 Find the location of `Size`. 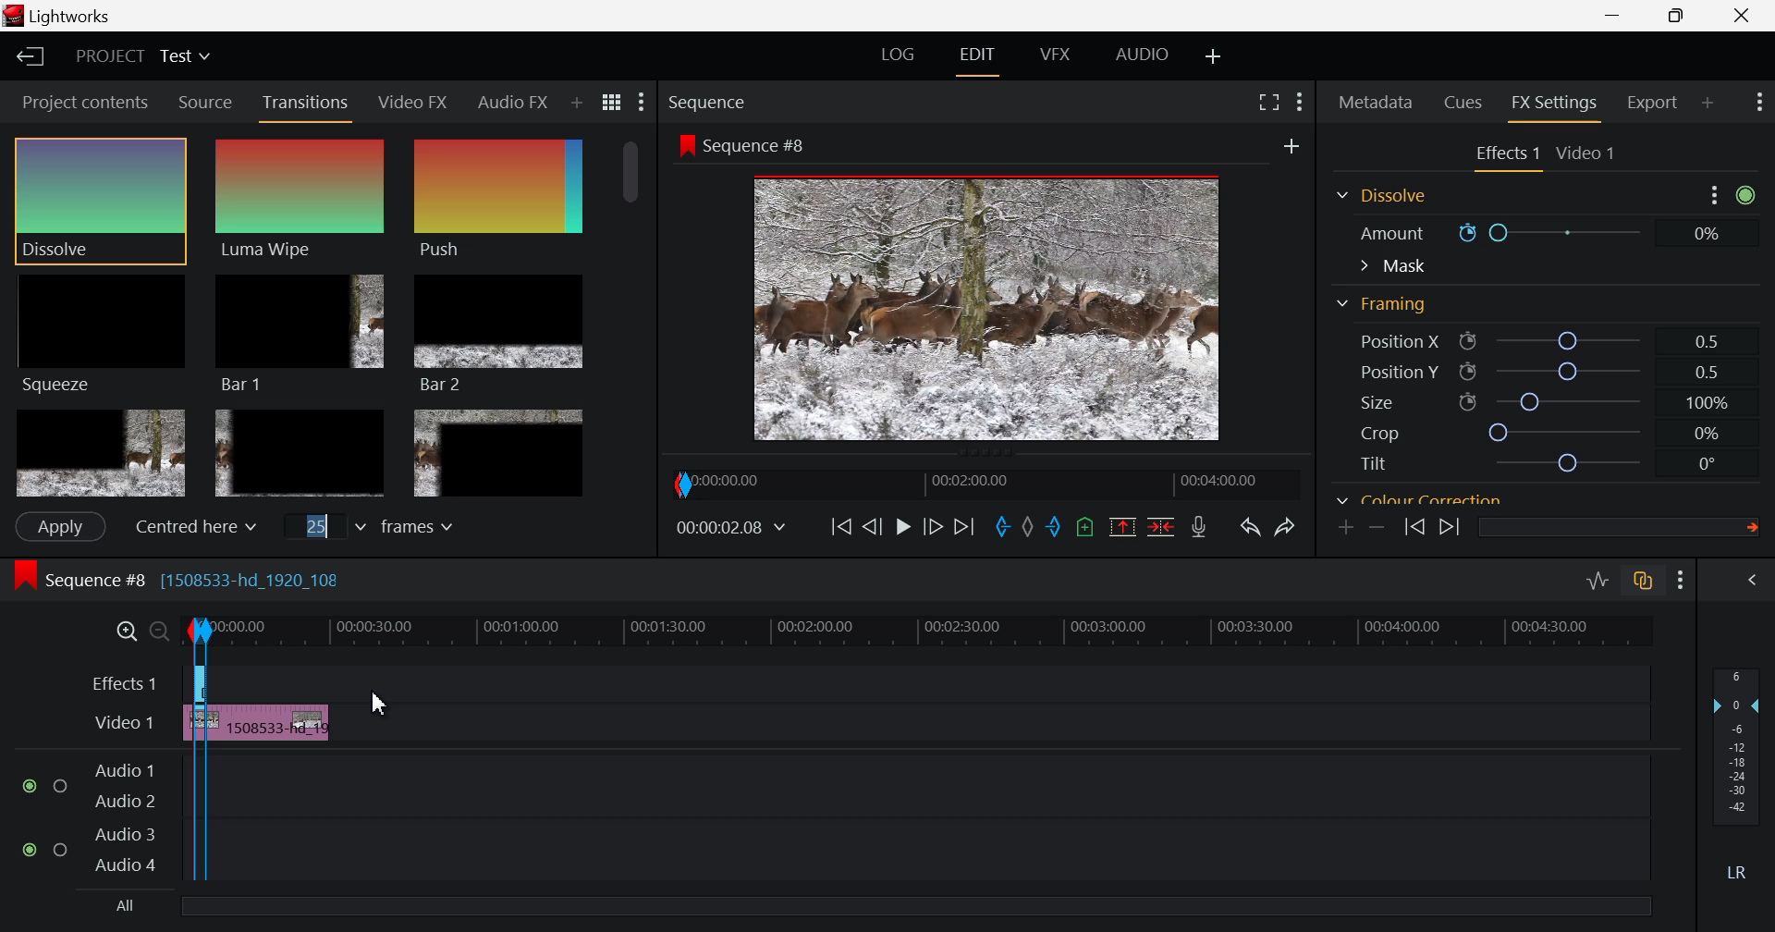

Size is located at coordinates (1536, 293).